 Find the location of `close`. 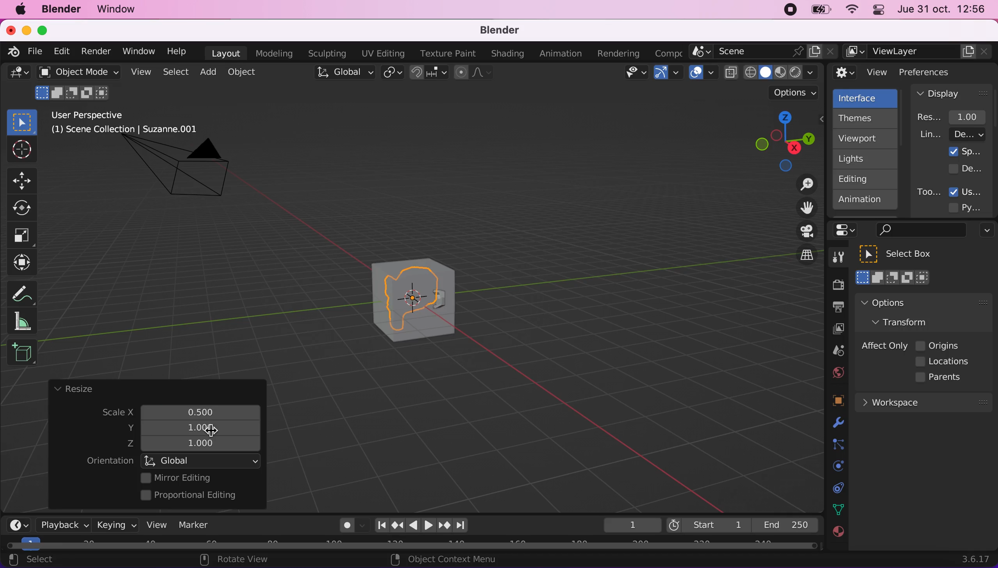

close is located at coordinates (10, 30).